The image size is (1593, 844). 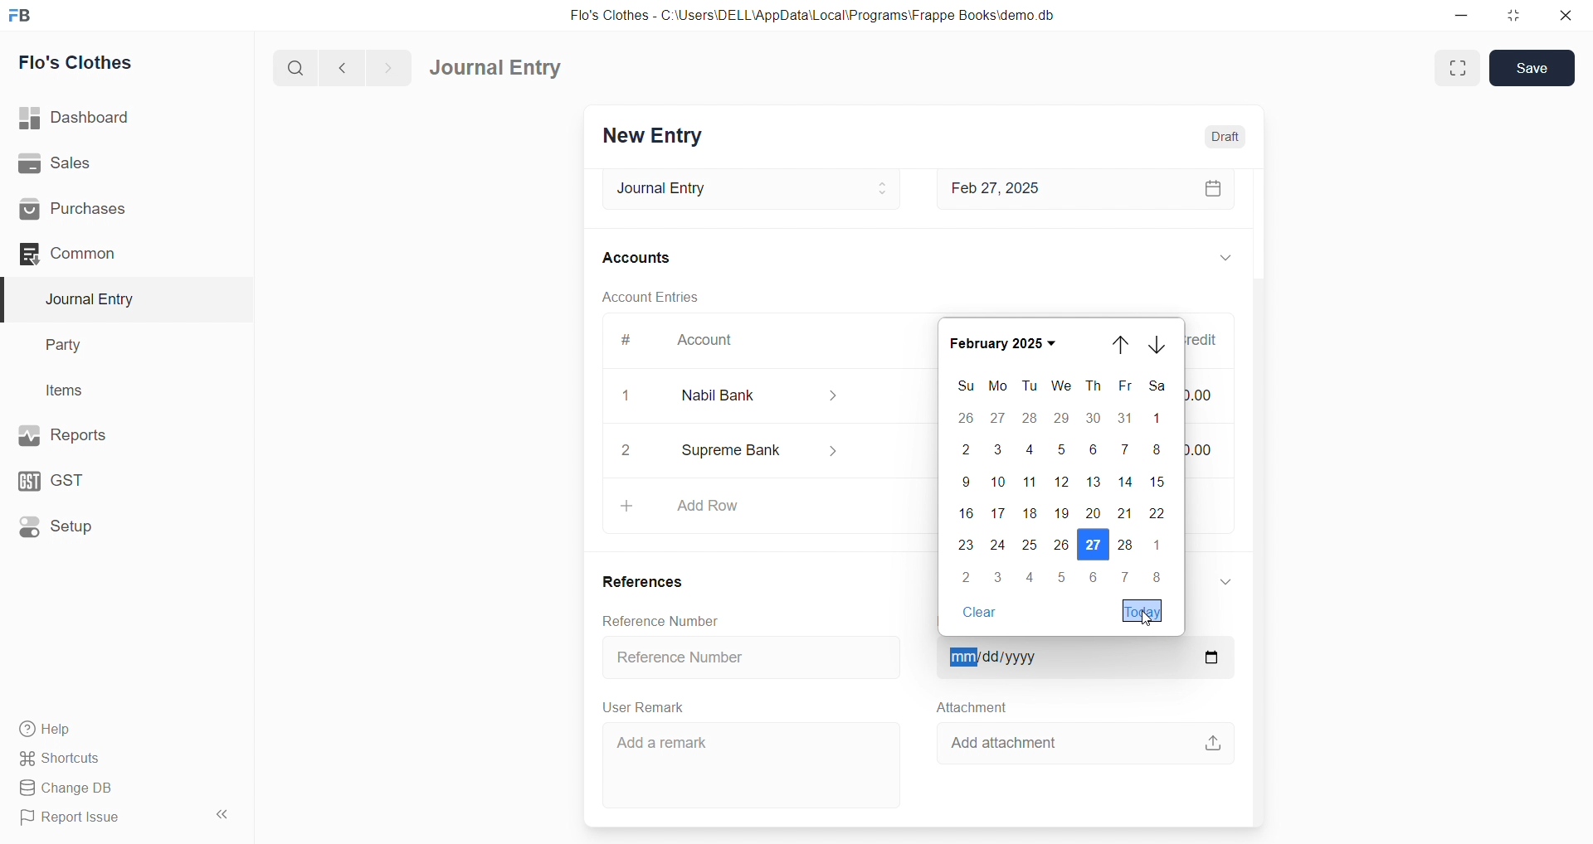 I want to click on Sales, so click(x=99, y=162).